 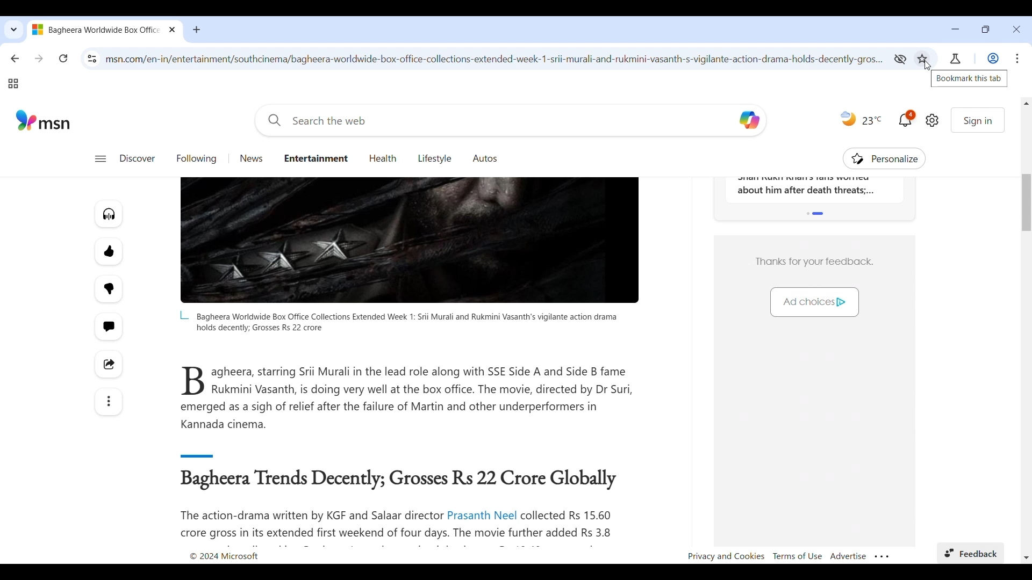 I want to click on Third-party cookies limited, so click(x=900, y=59).